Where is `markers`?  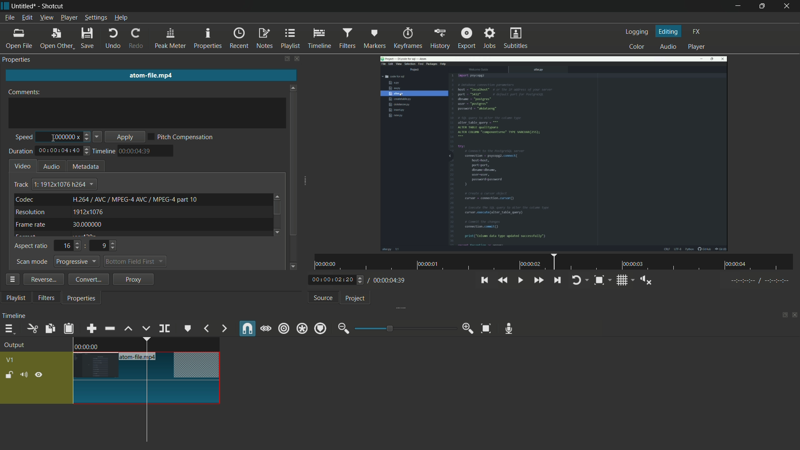 markers is located at coordinates (375, 39).